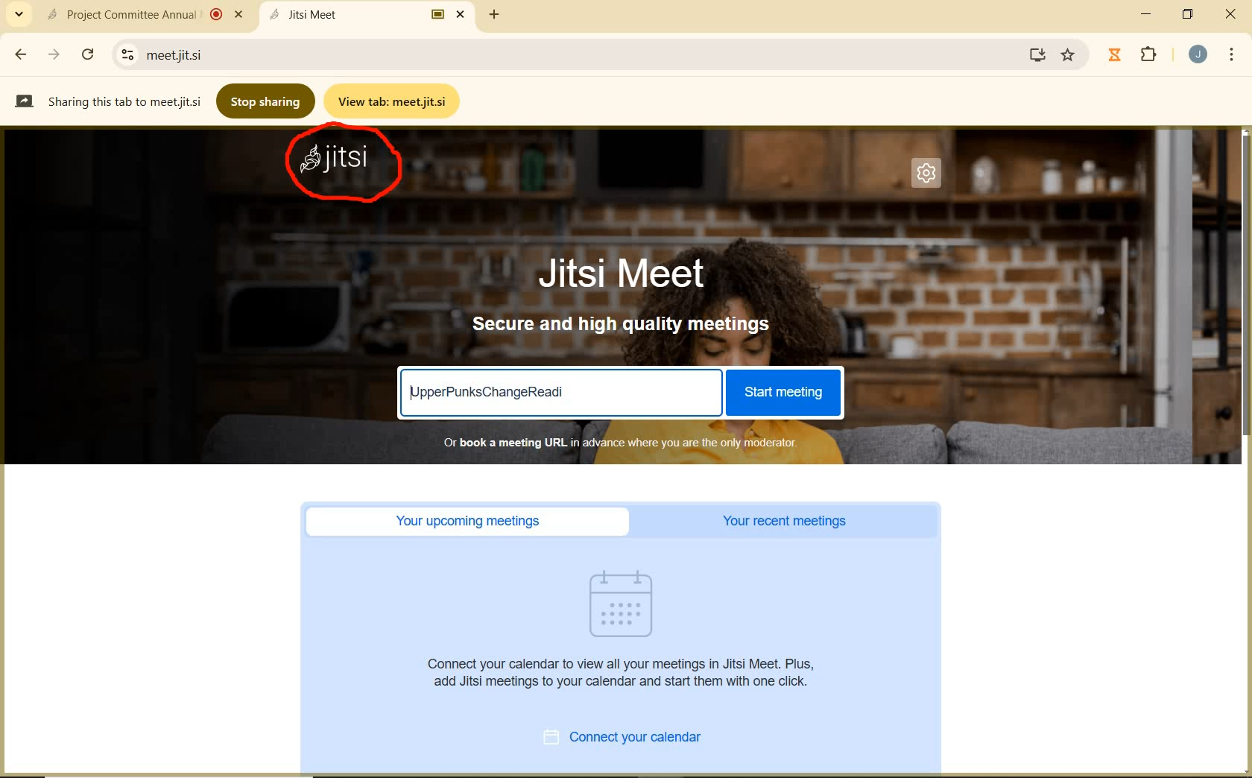 This screenshot has height=778, width=1252. I want to click on Project Committee Annual, so click(142, 14).